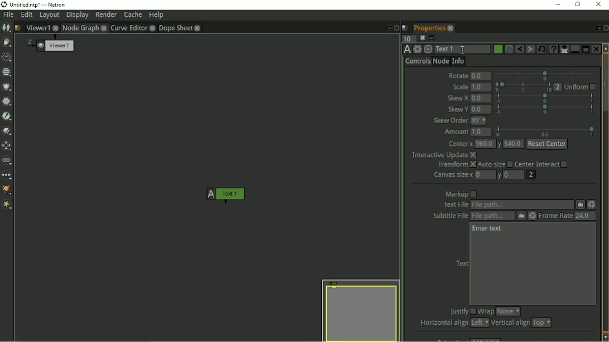 The image size is (609, 342). What do you see at coordinates (405, 28) in the screenshot?
I see `Script name` at bounding box center [405, 28].